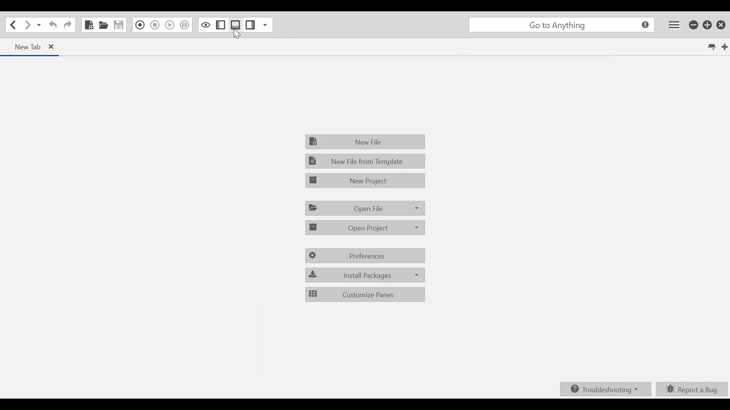 The image size is (730, 410). I want to click on Customize Panes, so click(365, 295).